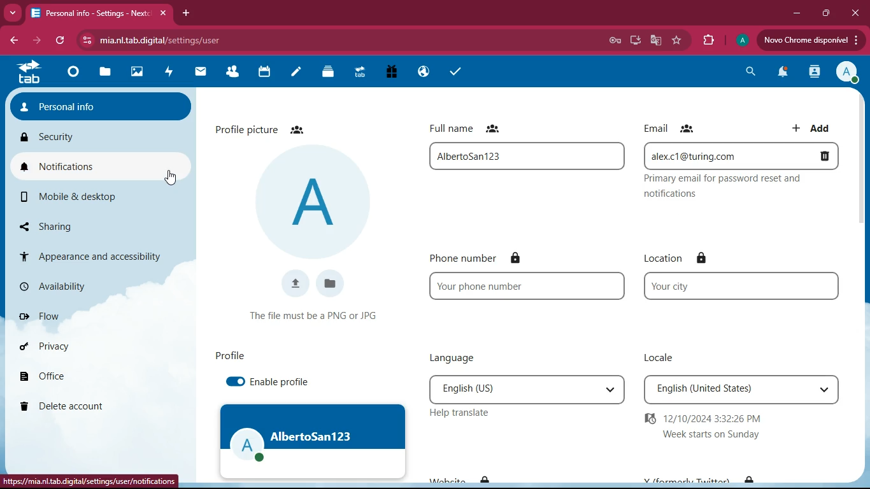 The image size is (870, 489). What do you see at coordinates (137, 73) in the screenshot?
I see `images` at bounding box center [137, 73].